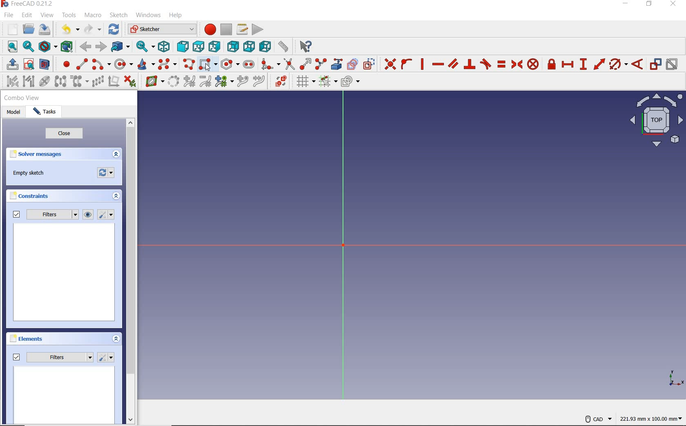  I want to click on split edge, so click(322, 63).